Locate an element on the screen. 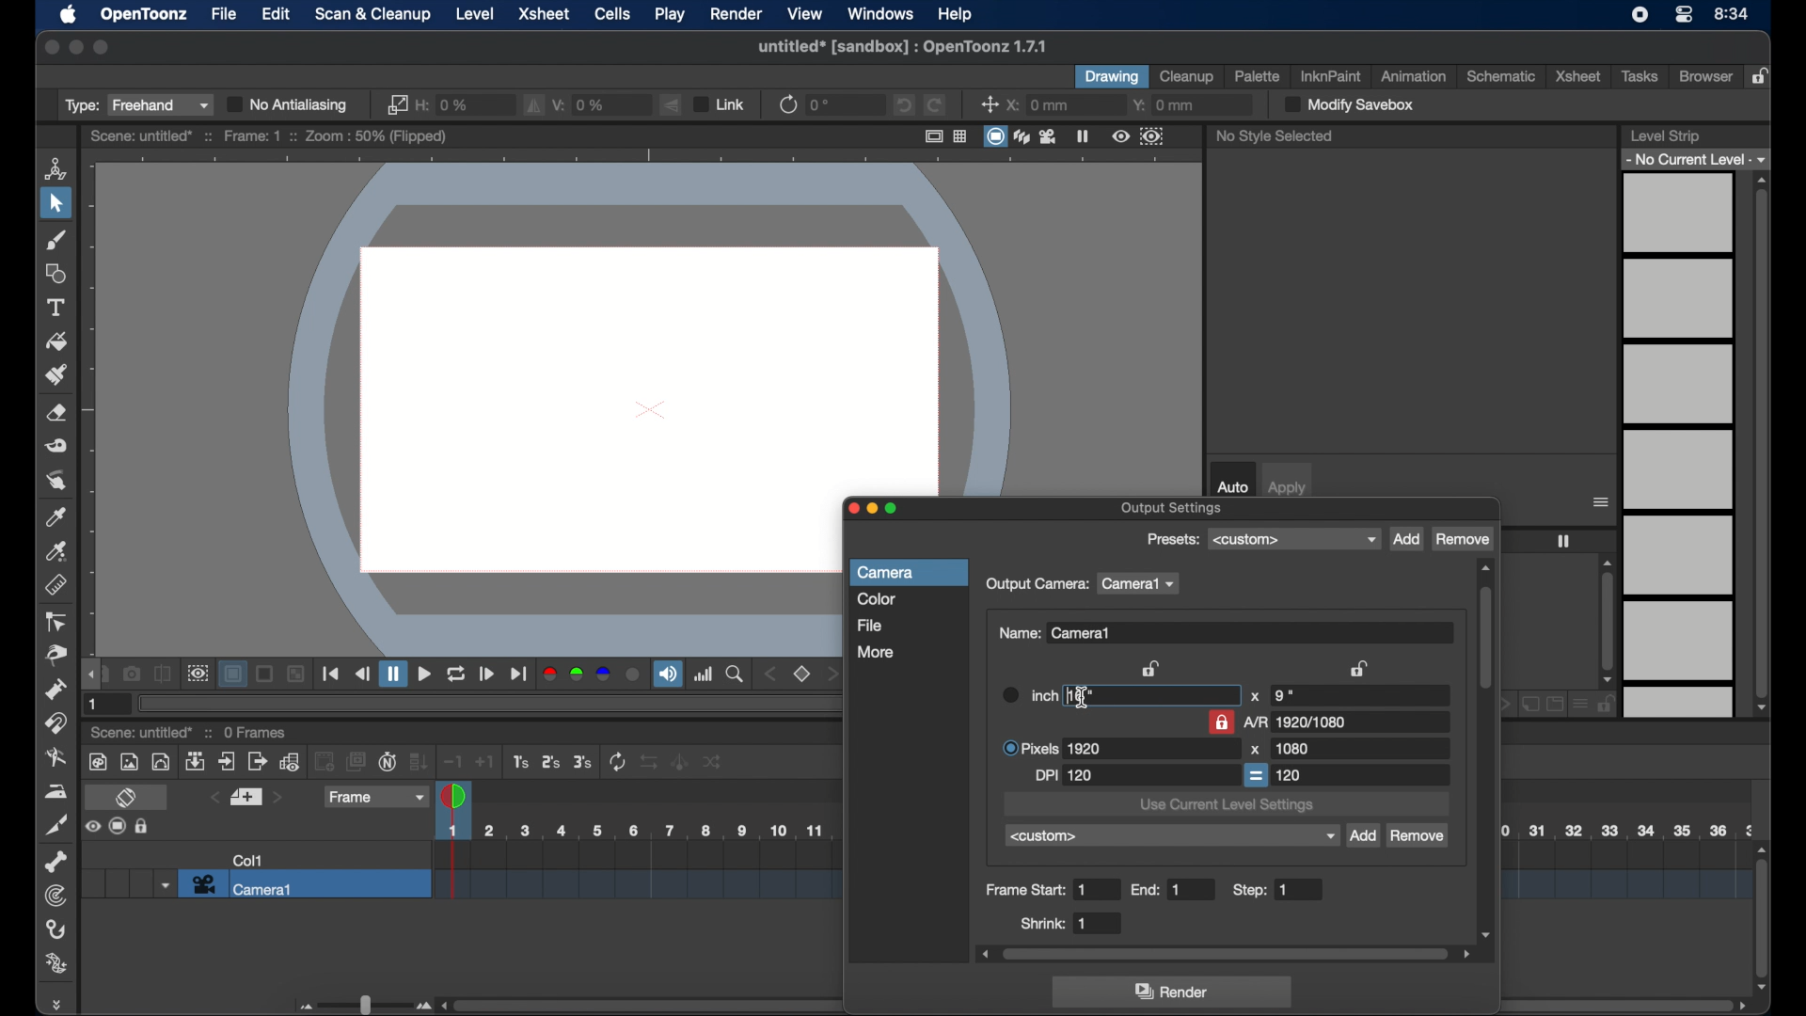 Image resolution: width=1806 pixels, height=1016 pixels. tasks is located at coordinates (1642, 76).